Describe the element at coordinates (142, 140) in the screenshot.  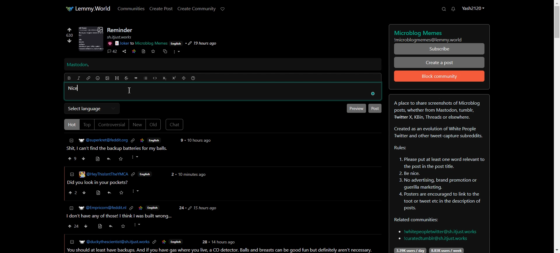
I see `` at that location.